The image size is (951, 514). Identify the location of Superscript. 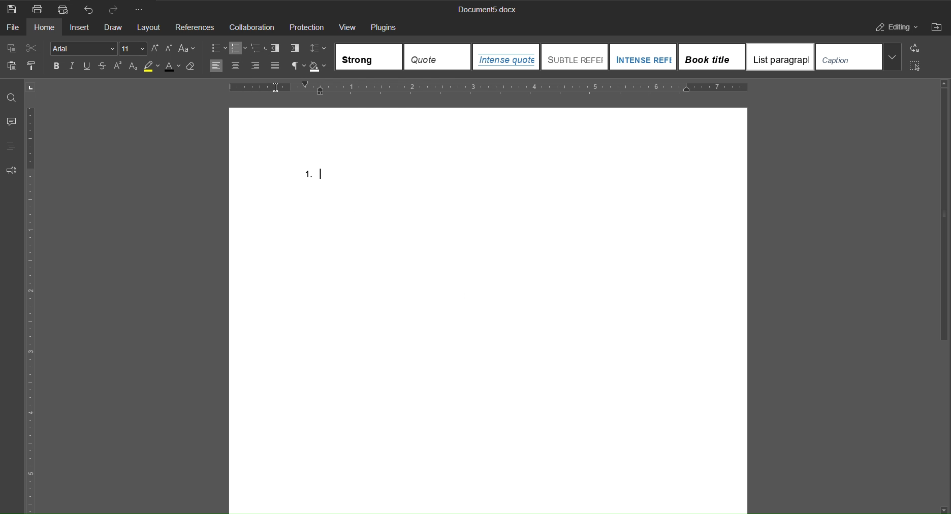
(119, 66).